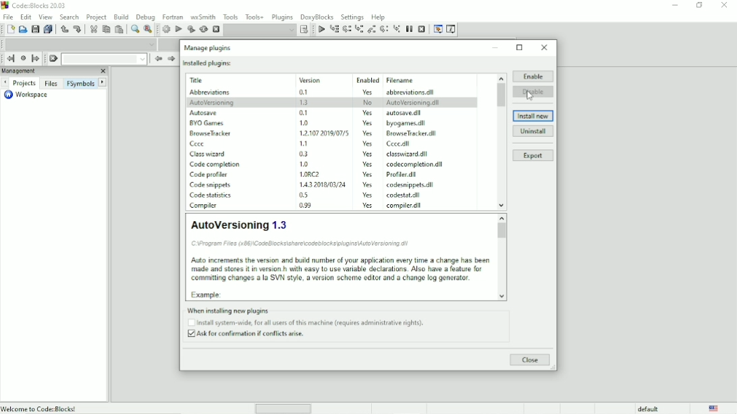 The width and height of the screenshot is (737, 414). Describe the element at coordinates (699, 5) in the screenshot. I see `Restore down` at that location.